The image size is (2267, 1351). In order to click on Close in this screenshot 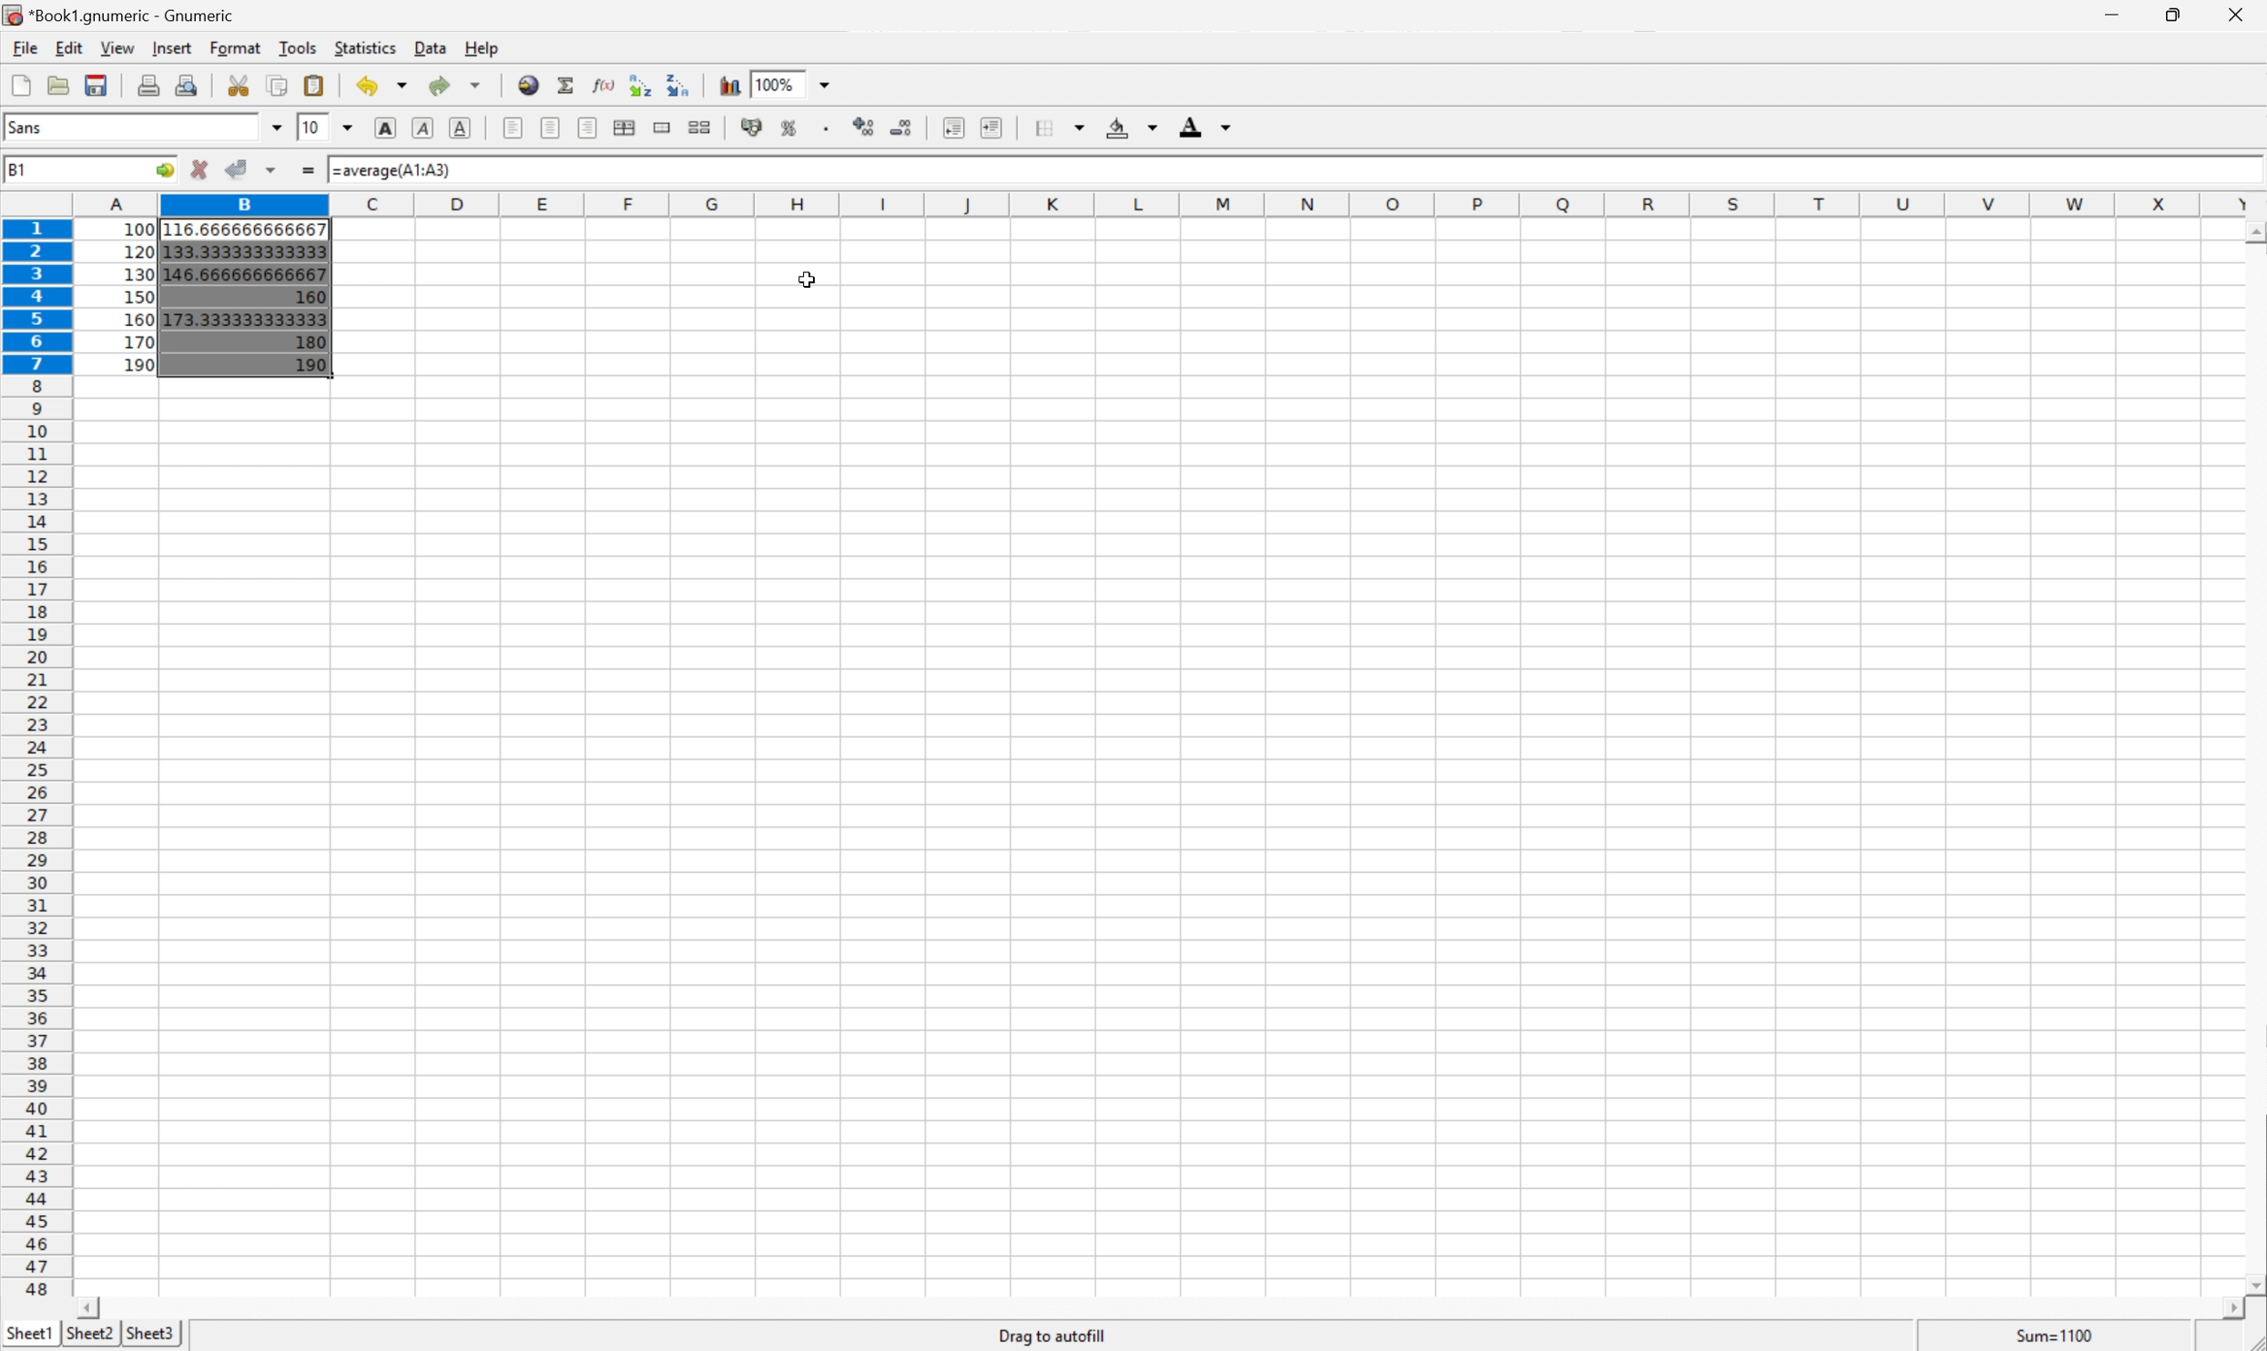, I will do `click(2234, 17)`.